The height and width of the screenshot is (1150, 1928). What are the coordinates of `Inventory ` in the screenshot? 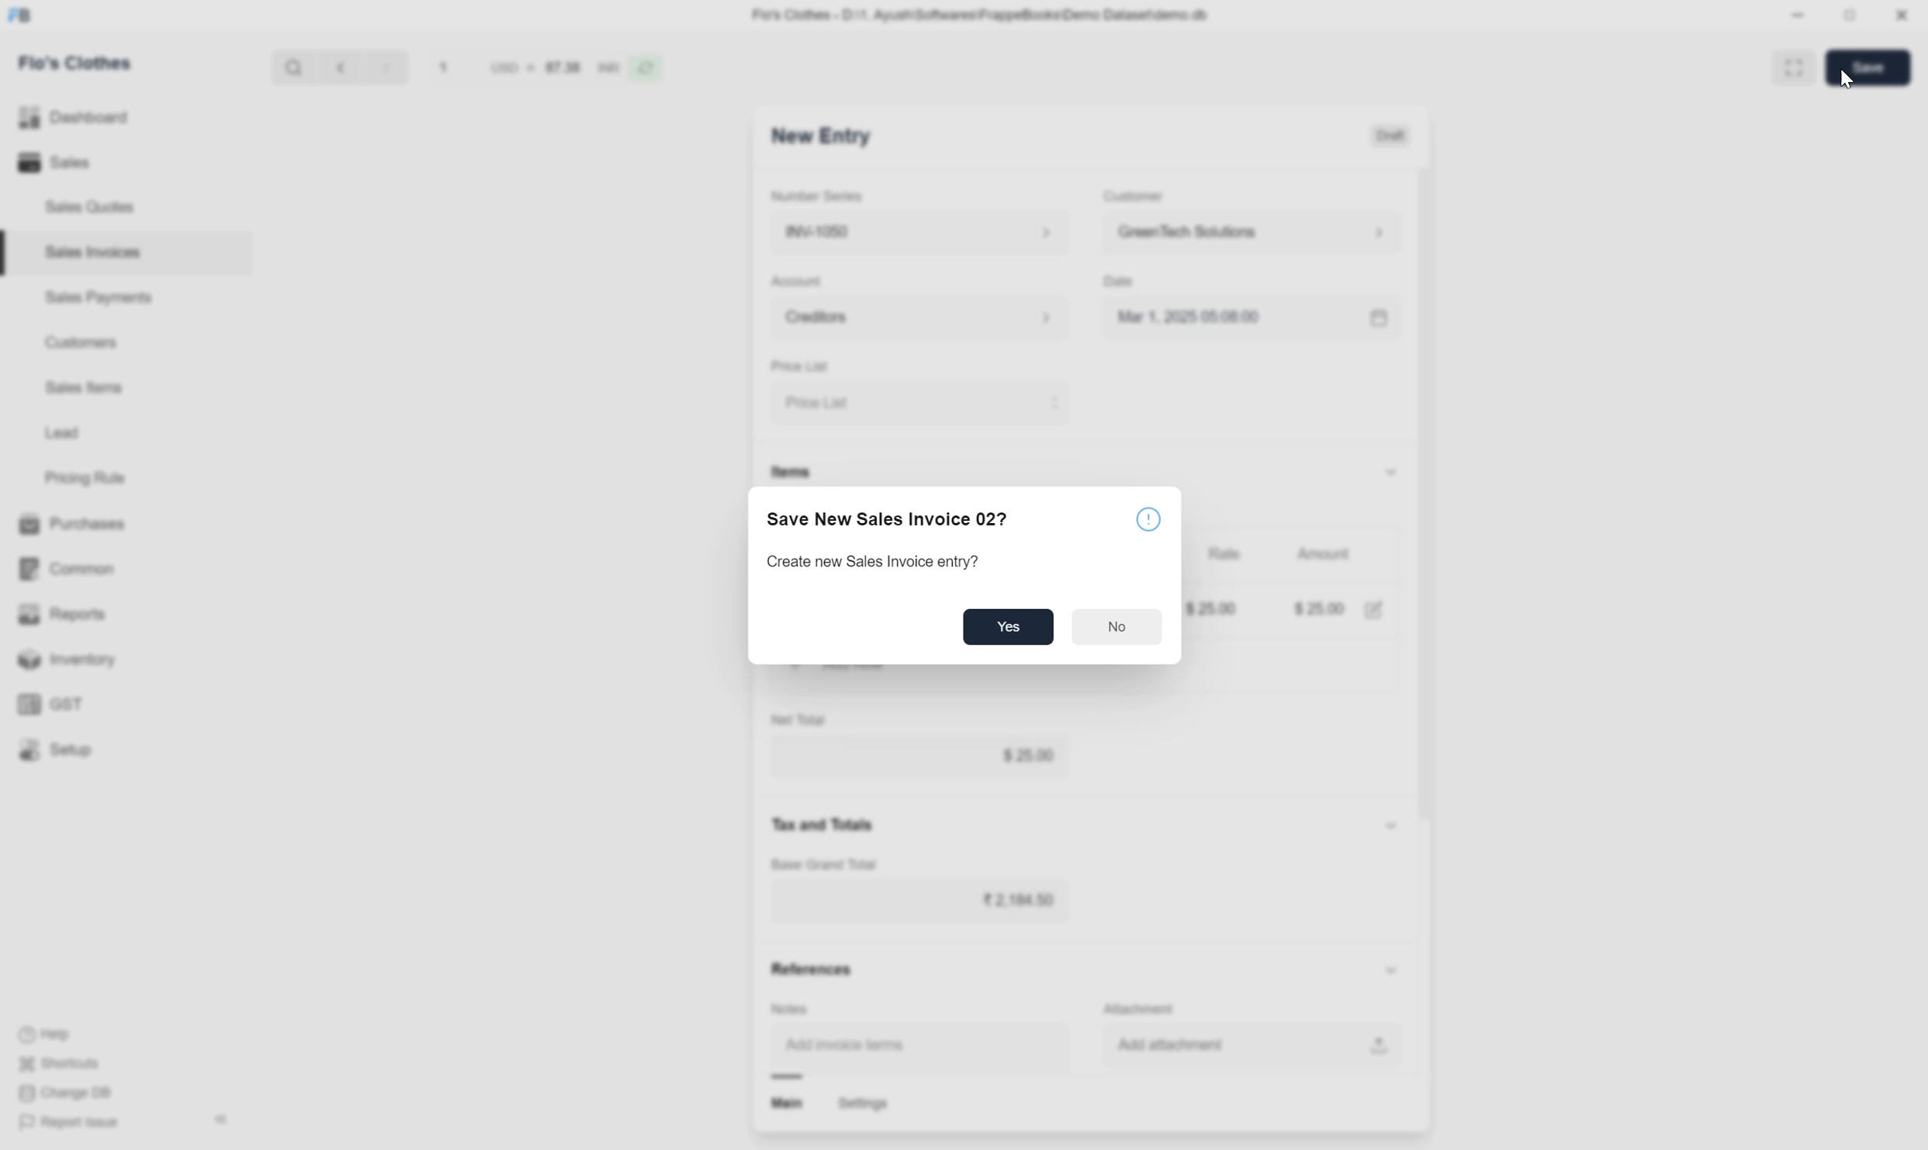 It's located at (116, 659).